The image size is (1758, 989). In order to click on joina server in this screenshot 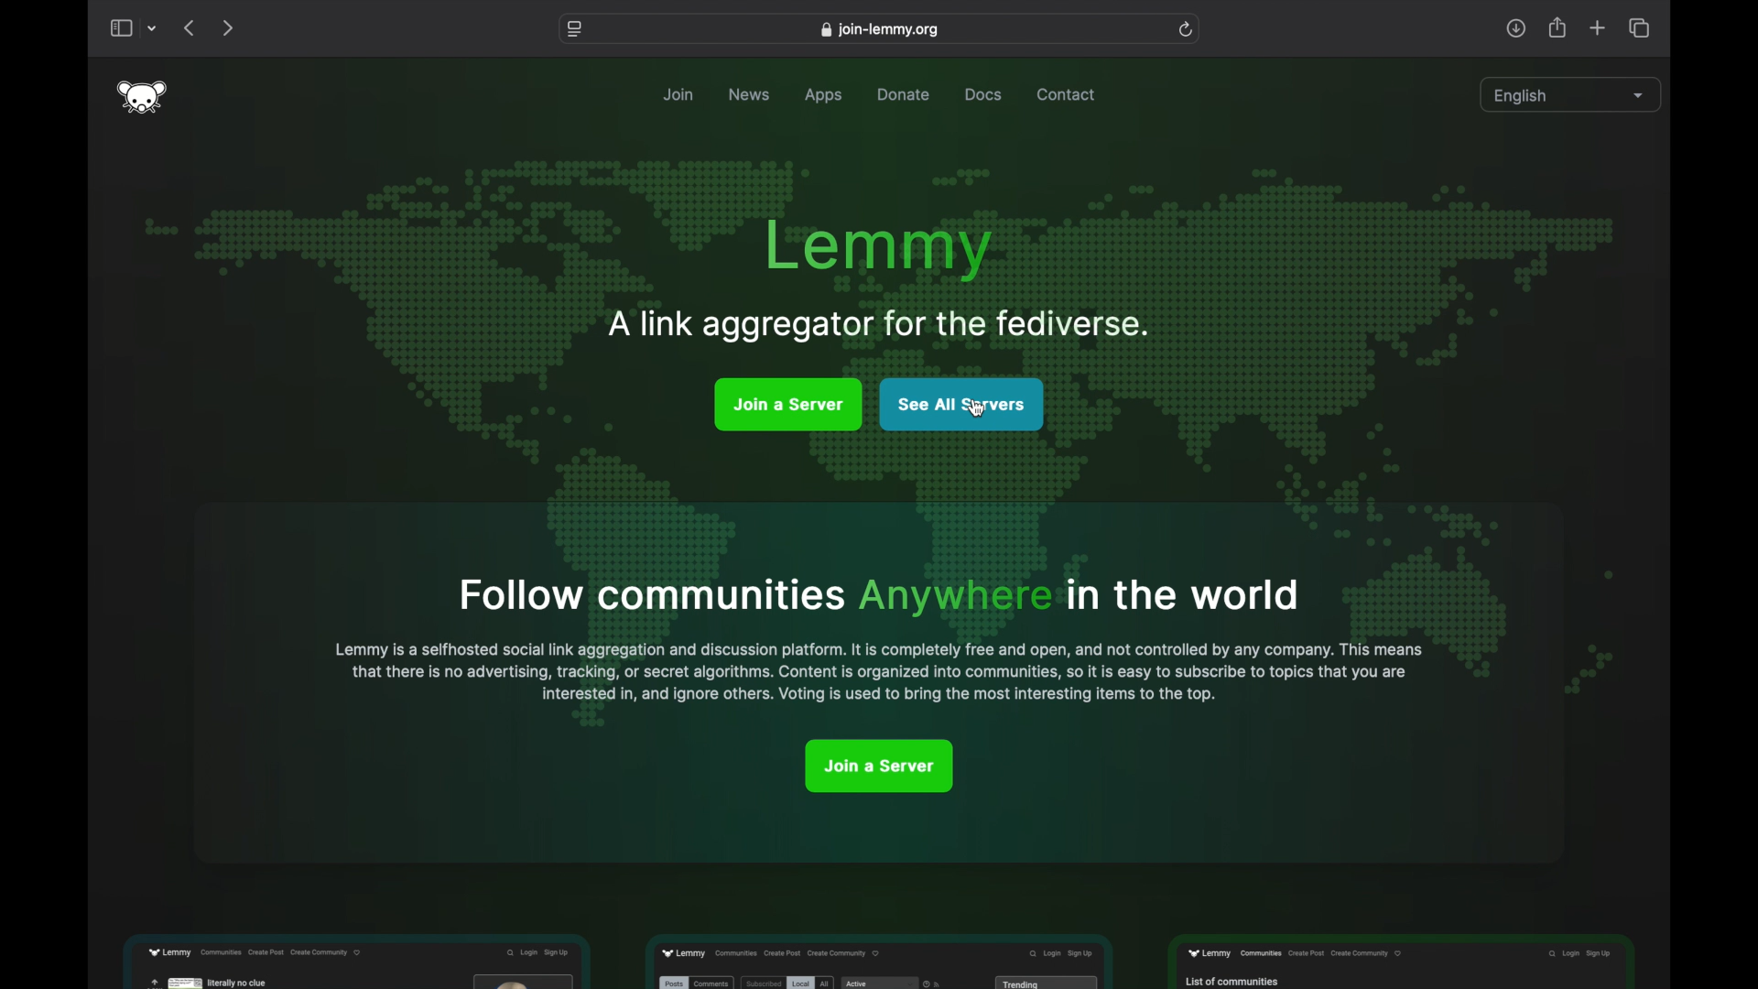, I will do `click(879, 767)`.